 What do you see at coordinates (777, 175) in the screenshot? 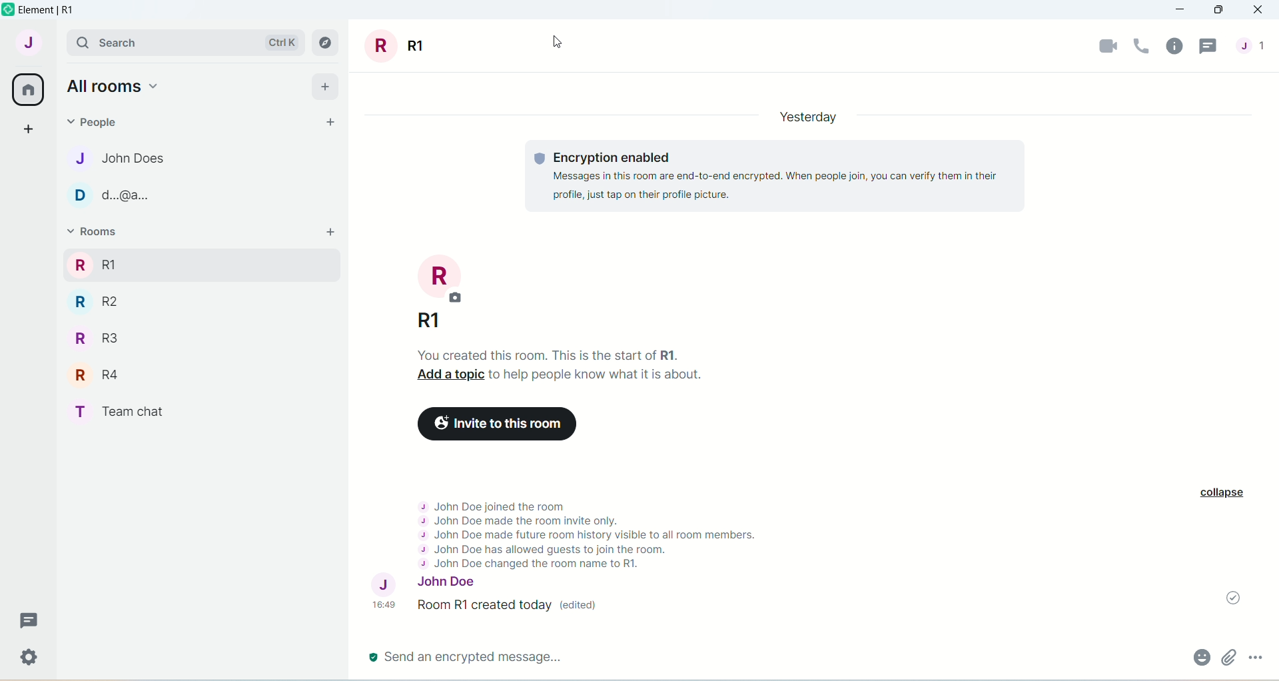
I see `© Encryption enabled
Messages in this room are end-to-end encrypted. When people join, you can verify them in their
profile, just tap on their profile picture.` at bounding box center [777, 175].